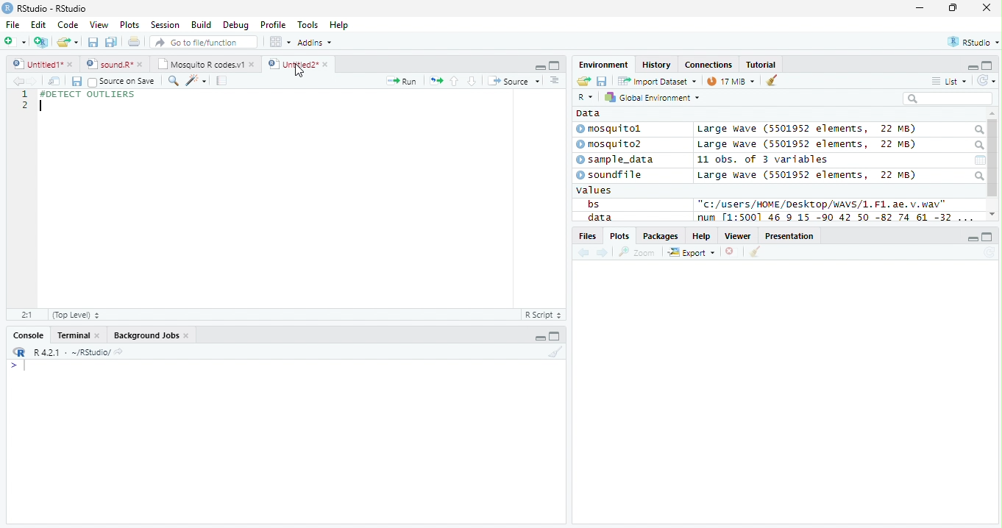  Describe the element at coordinates (822, 204) in the screenshot. I see `"c:/users/HOME /Desktop/WAVS/1.F1. ae. v.wav"` at that location.